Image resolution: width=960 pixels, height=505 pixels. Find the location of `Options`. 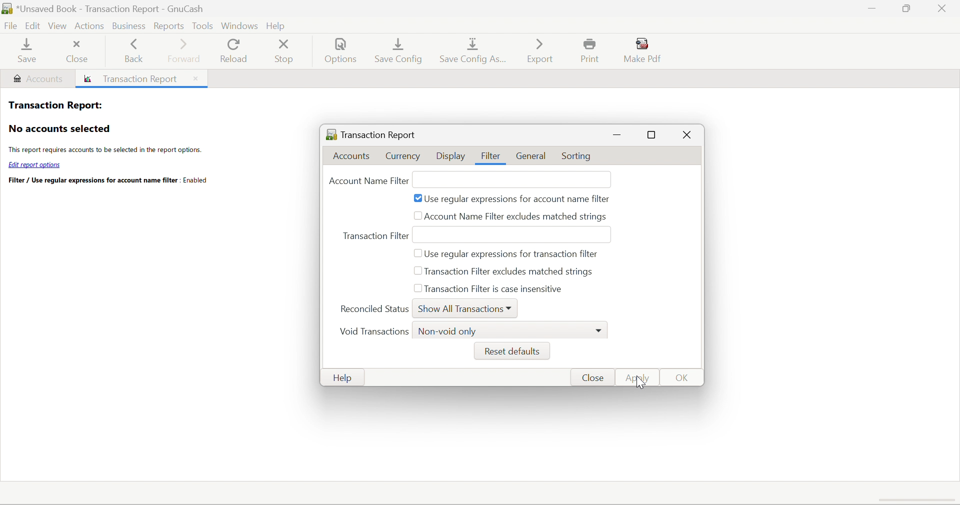

Options is located at coordinates (342, 52).